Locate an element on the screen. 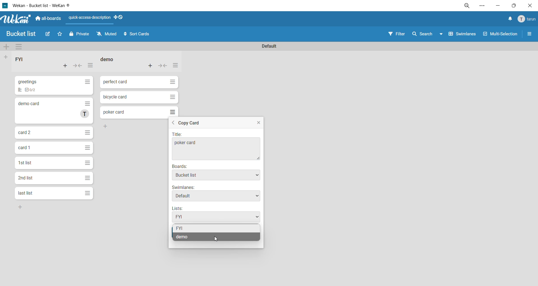 This screenshot has height=286, width=538. Swimlanes: is located at coordinates (184, 187).